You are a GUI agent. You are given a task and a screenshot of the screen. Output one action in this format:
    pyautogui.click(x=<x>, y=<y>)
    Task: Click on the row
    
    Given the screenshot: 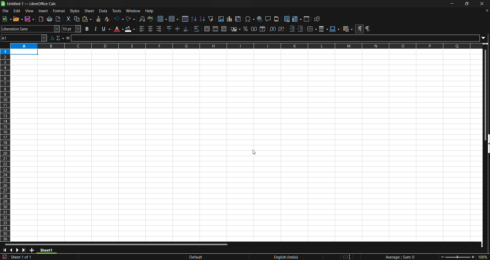 What is the action you would take?
    pyautogui.click(x=162, y=19)
    